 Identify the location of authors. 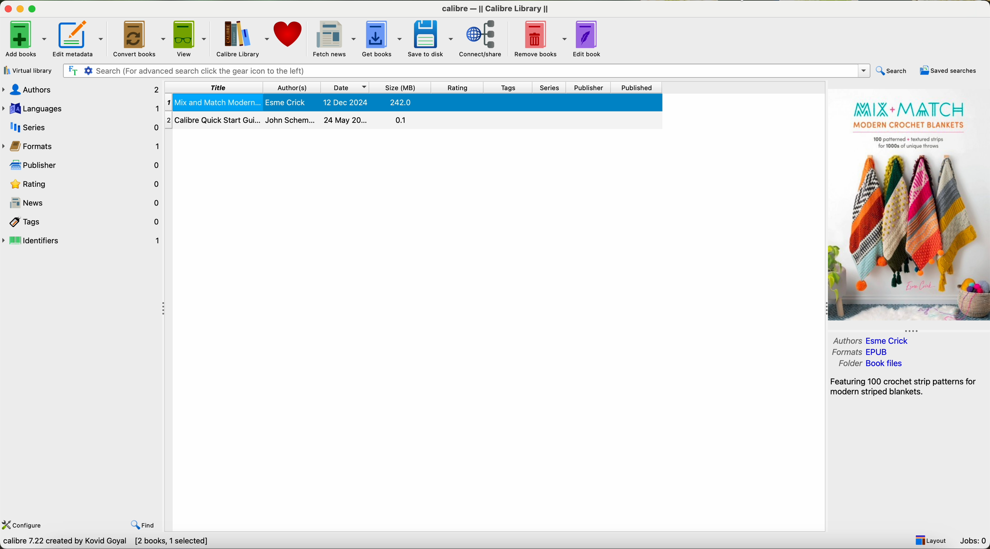
(81, 91).